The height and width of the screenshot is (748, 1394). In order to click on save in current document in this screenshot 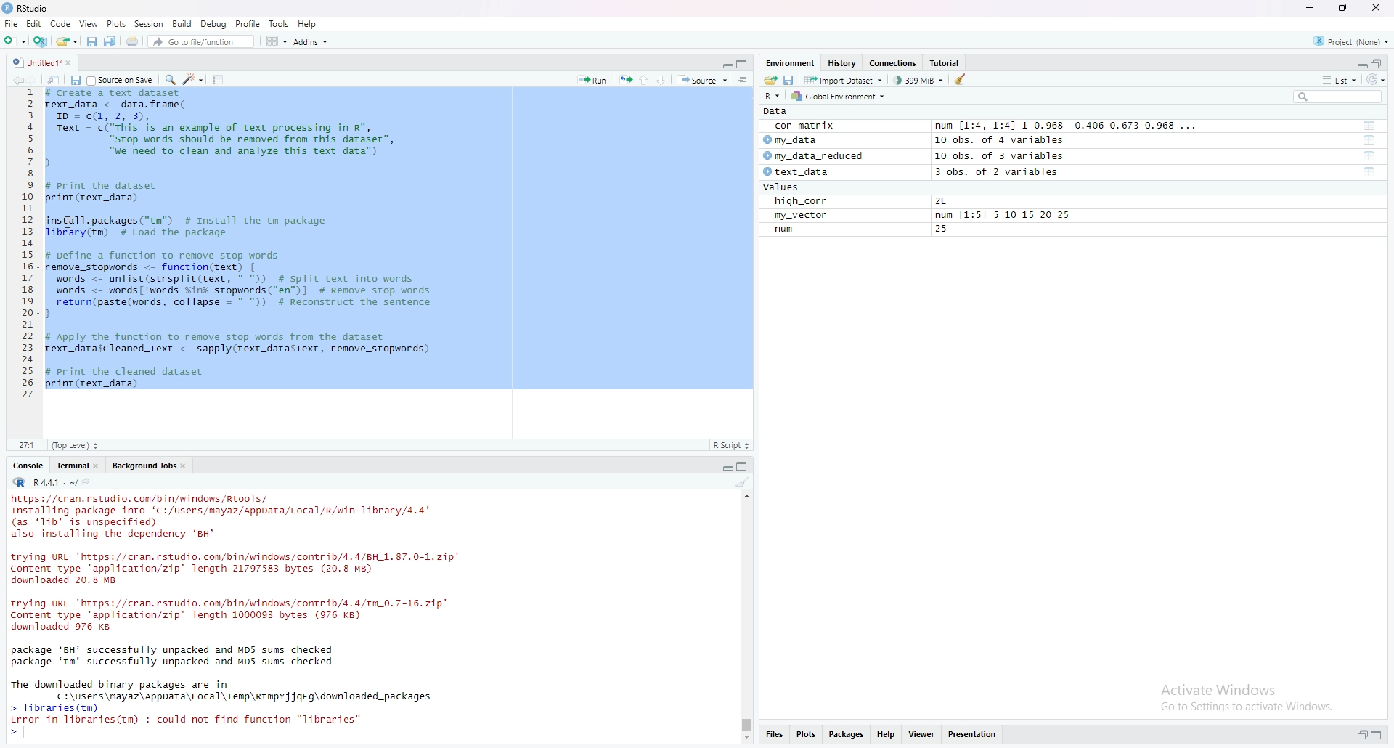, I will do `click(76, 80)`.